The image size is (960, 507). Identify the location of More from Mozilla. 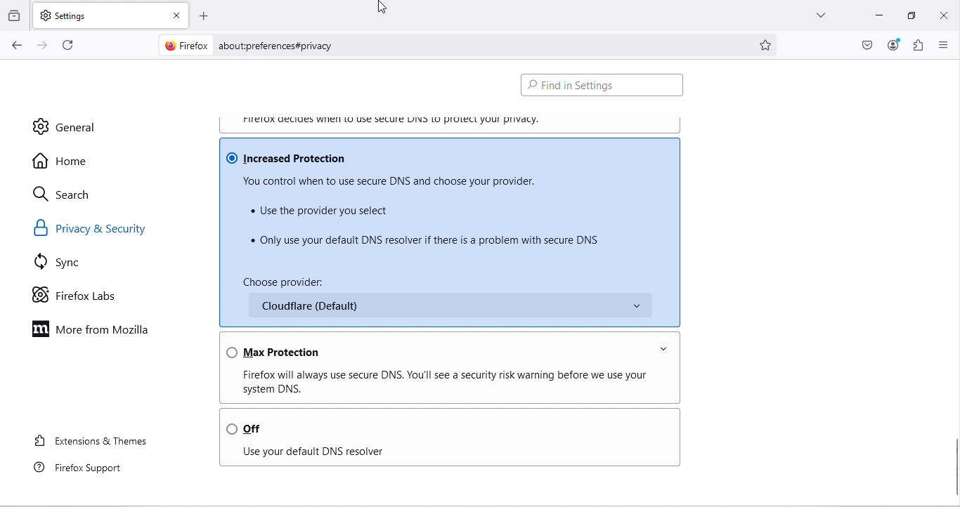
(93, 330).